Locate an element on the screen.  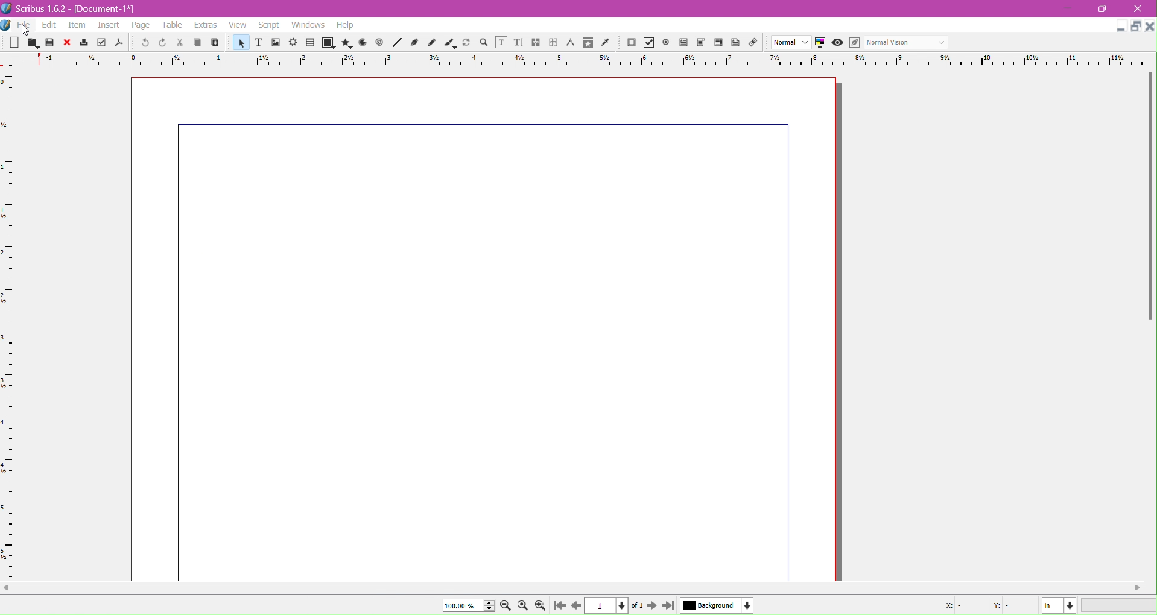
edit menu is located at coordinates (49, 25).